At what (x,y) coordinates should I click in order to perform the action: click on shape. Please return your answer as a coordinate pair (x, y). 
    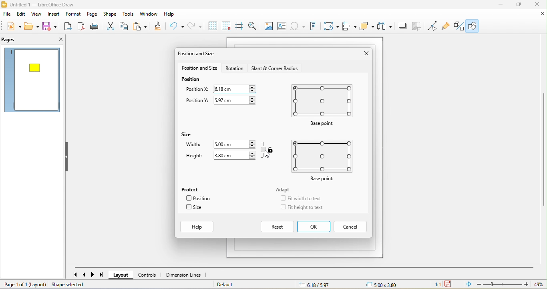
    Looking at the image, I should click on (109, 15).